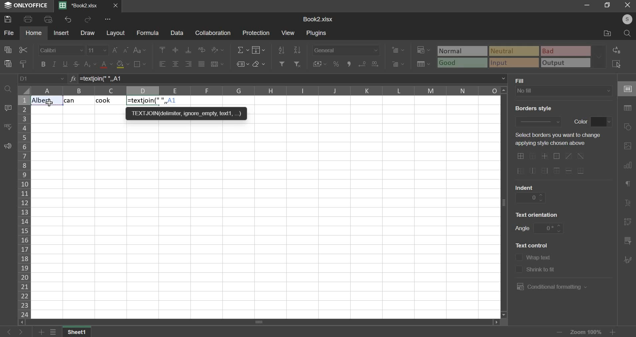 This screenshot has width=636, height=337. Describe the element at coordinates (43, 64) in the screenshot. I see `bold` at that location.